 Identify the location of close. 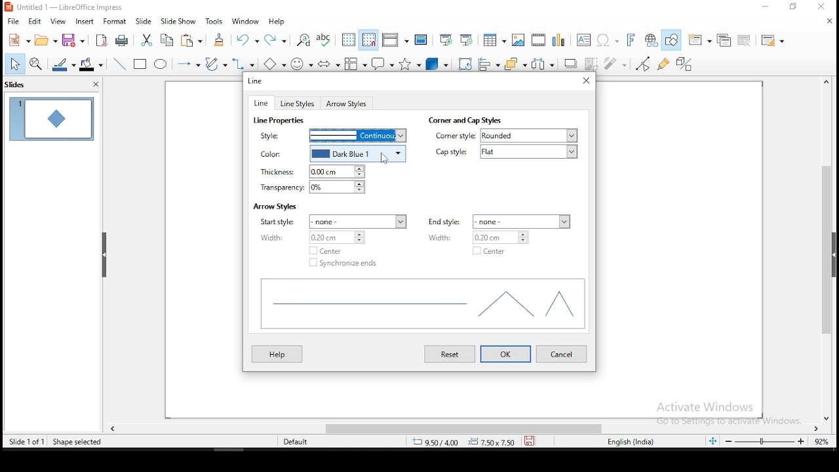
(829, 415).